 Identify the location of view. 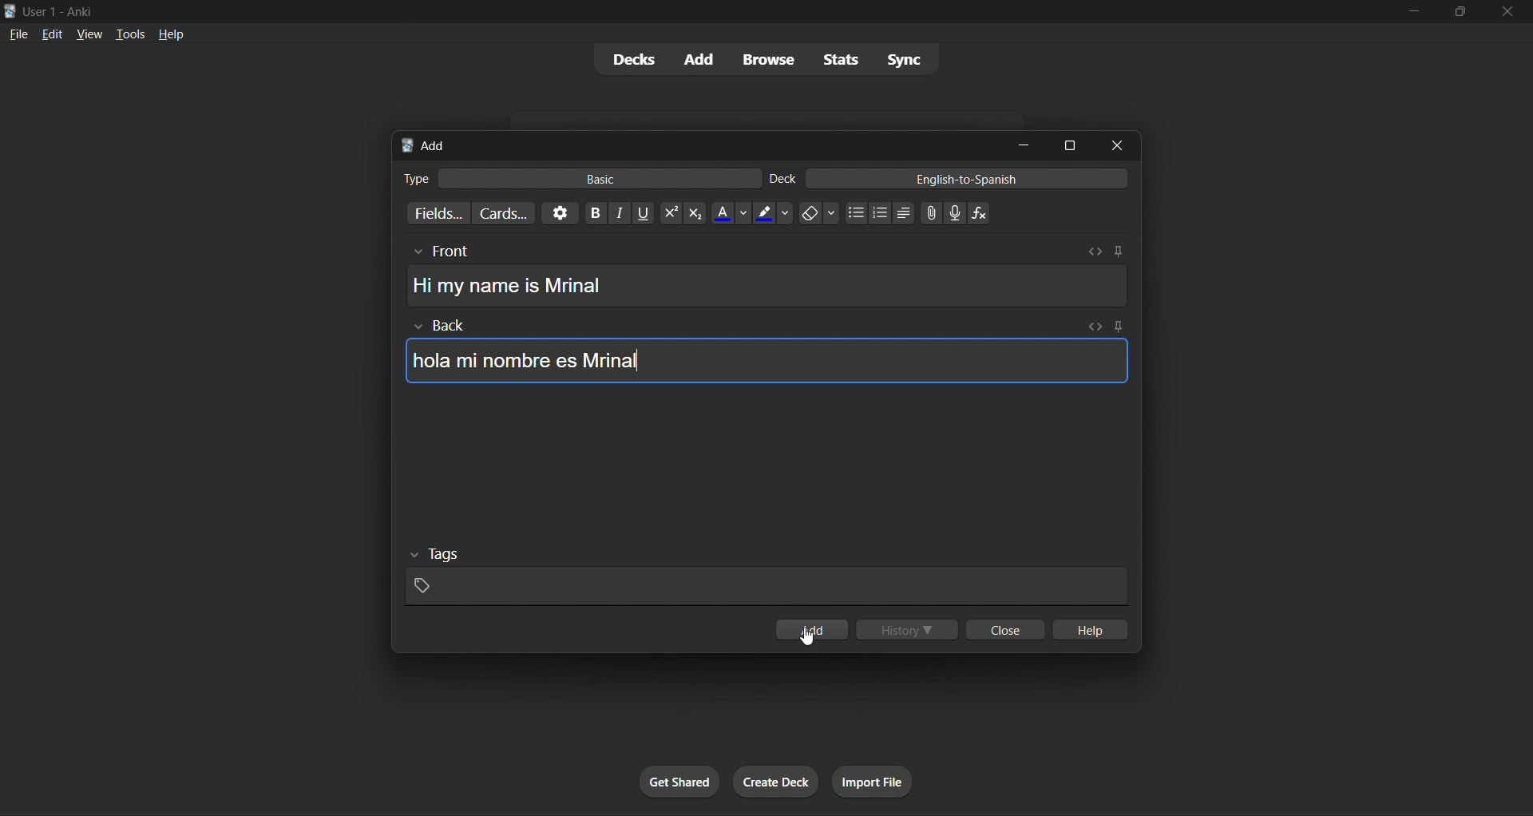
(83, 33).